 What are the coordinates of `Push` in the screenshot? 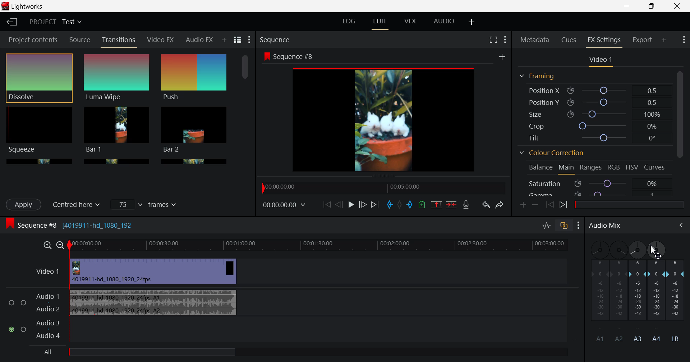 It's located at (194, 78).